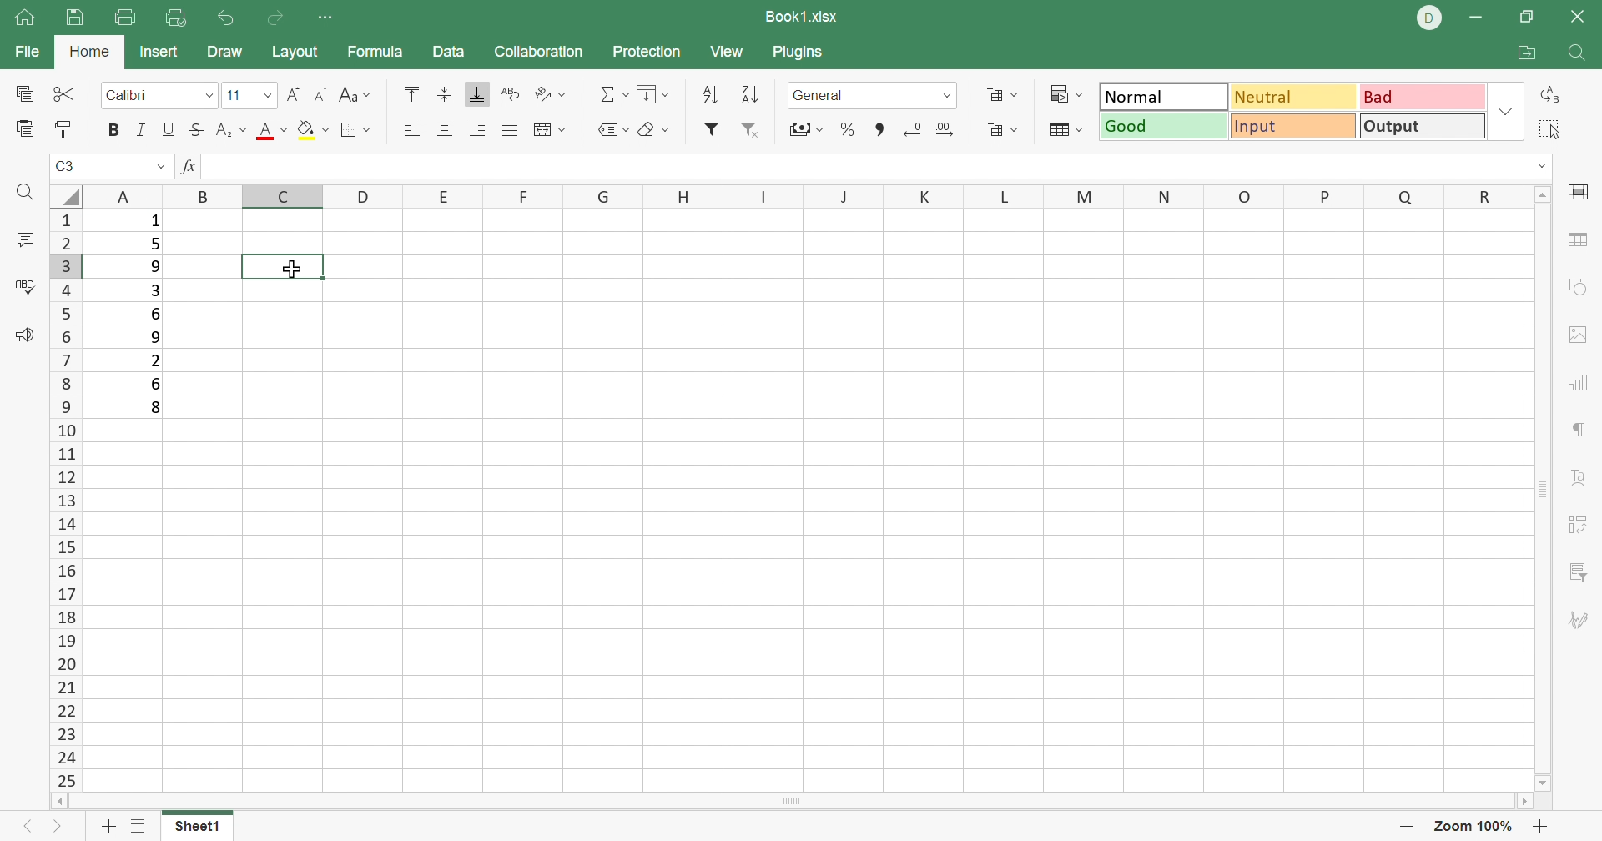 The height and width of the screenshot is (841, 1602). What do you see at coordinates (1580, 477) in the screenshot?
I see `Text Art settings` at bounding box center [1580, 477].